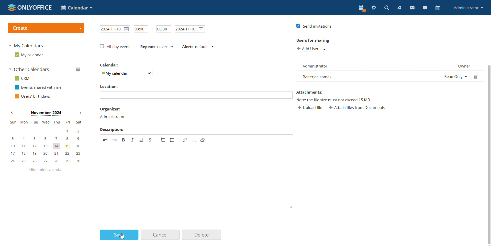  What do you see at coordinates (387, 8) in the screenshot?
I see `search` at bounding box center [387, 8].